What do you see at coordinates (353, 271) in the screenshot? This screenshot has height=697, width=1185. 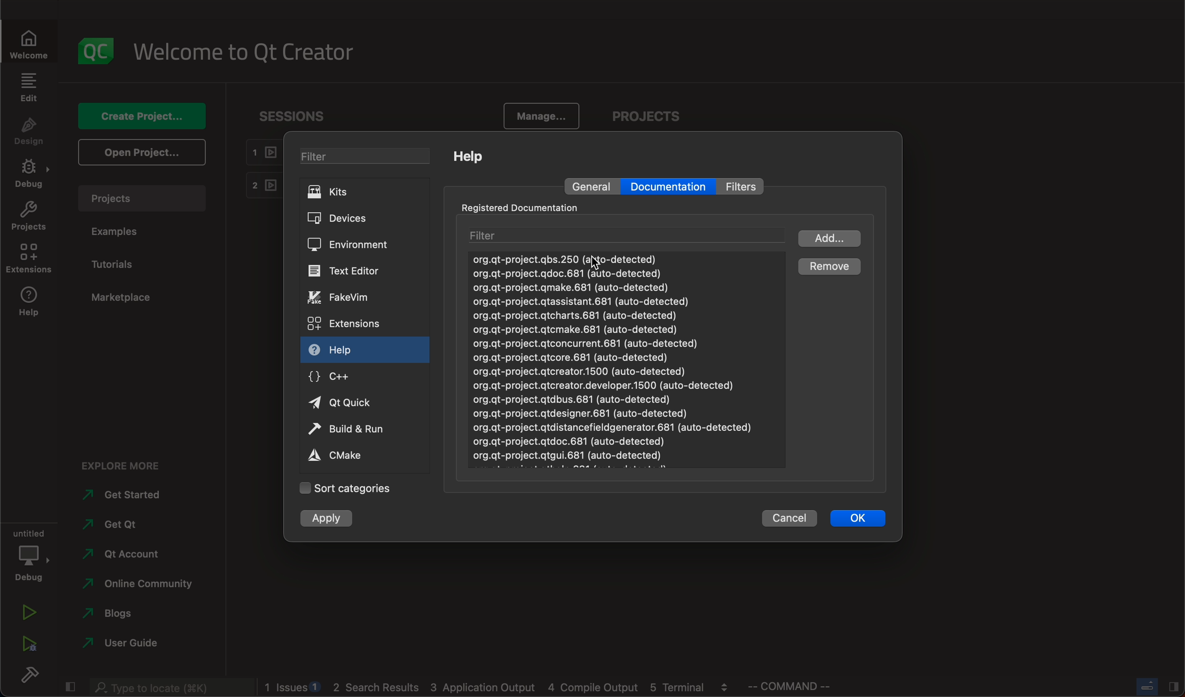 I see `text` at bounding box center [353, 271].